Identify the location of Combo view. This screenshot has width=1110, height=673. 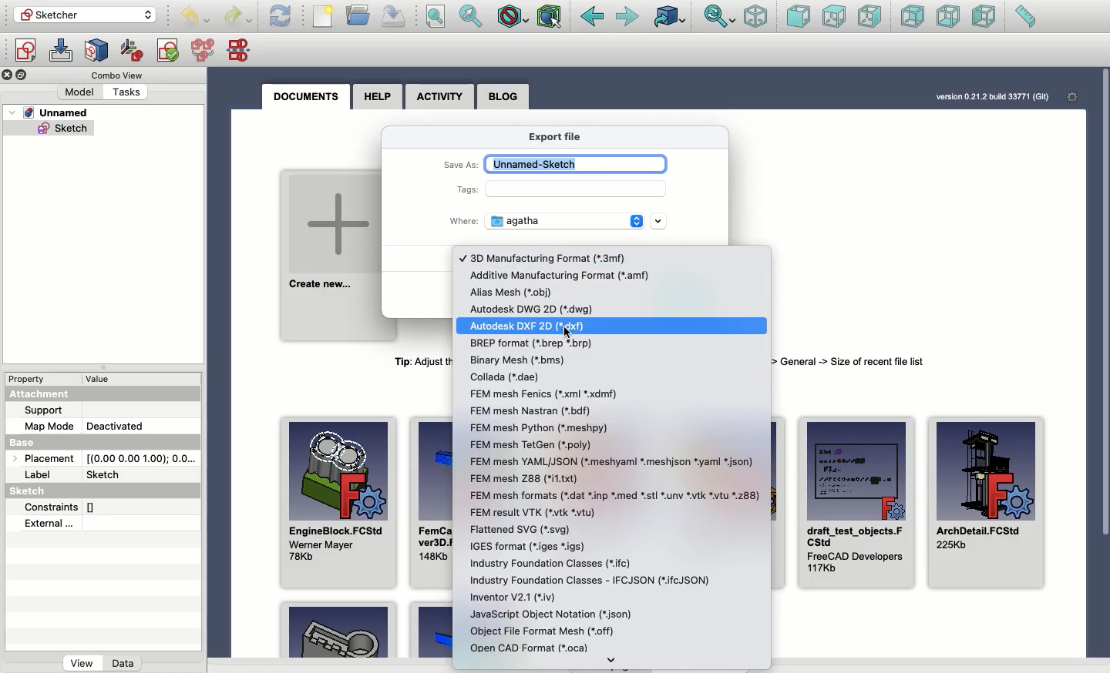
(115, 75).